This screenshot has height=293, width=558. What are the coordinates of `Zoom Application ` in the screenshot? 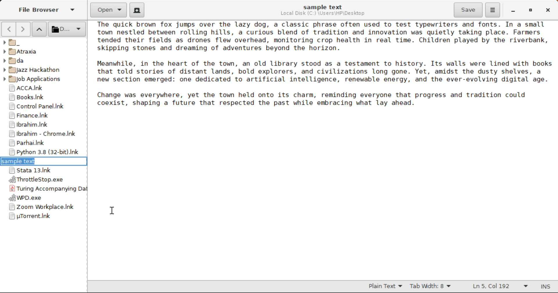 It's located at (42, 207).